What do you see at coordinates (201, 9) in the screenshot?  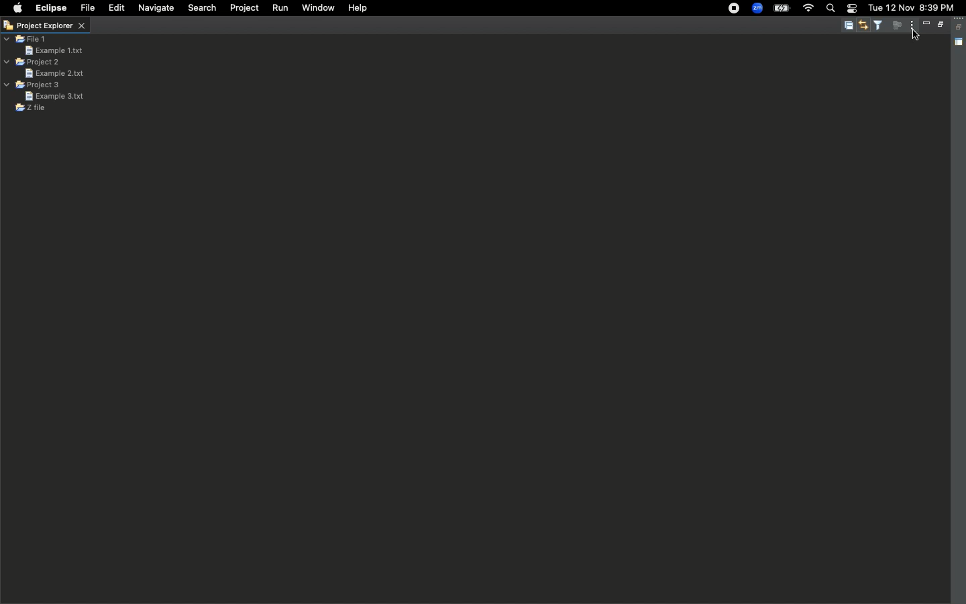 I see `Search` at bounding box center [201, 9].